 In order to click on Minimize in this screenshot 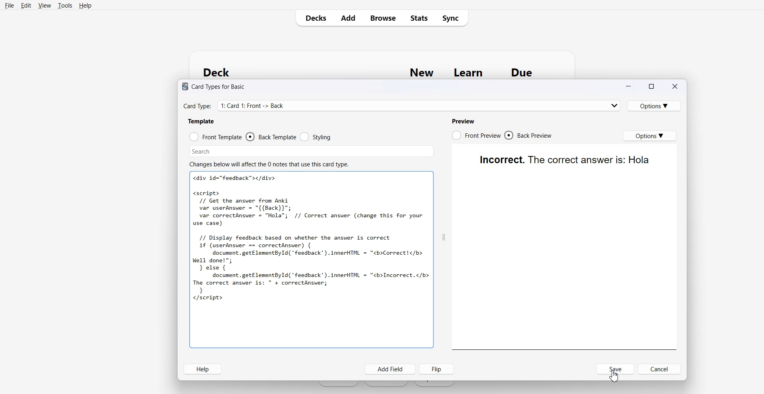, I will do `click(630, 87)`.